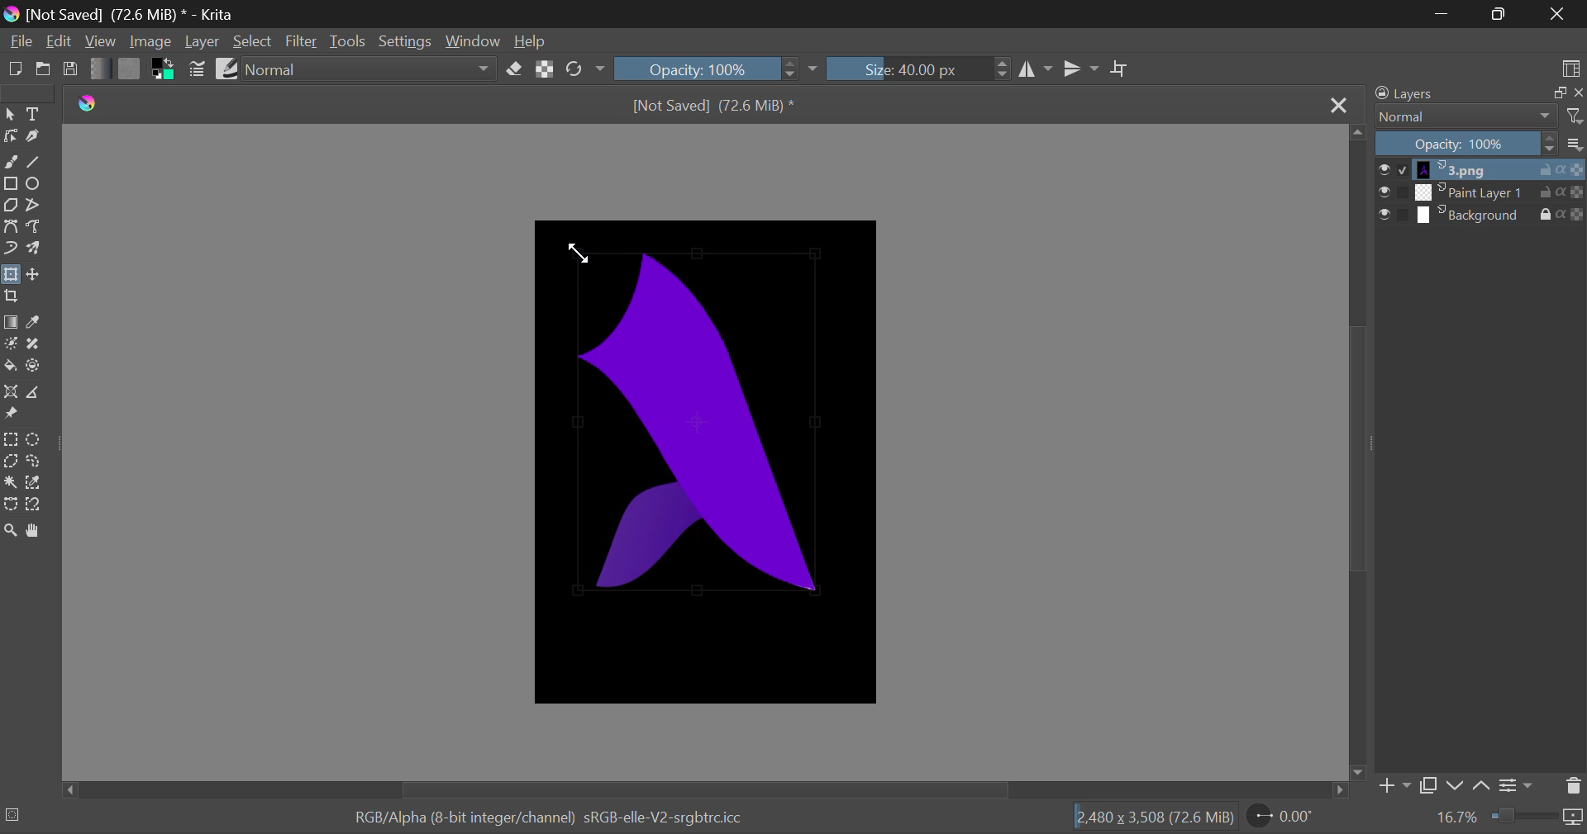  What do you see at coordinates (203, 41) in the screenshot?
I see `Layer` at bounding box center [203, 41].